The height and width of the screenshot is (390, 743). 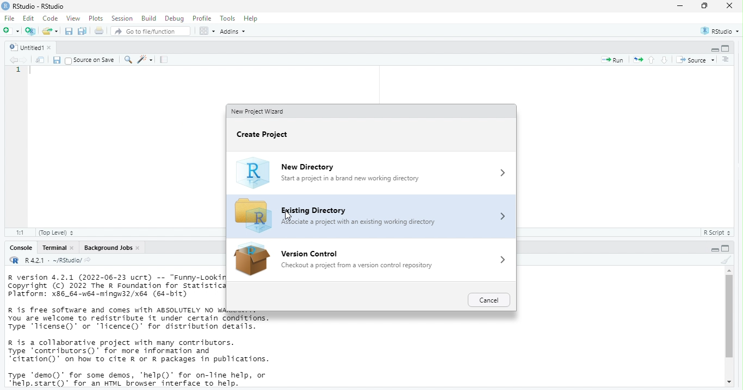 What do you see at coordinates (96, 18) in the screenshot?
I see `plots` at bounding box center [96, 18].